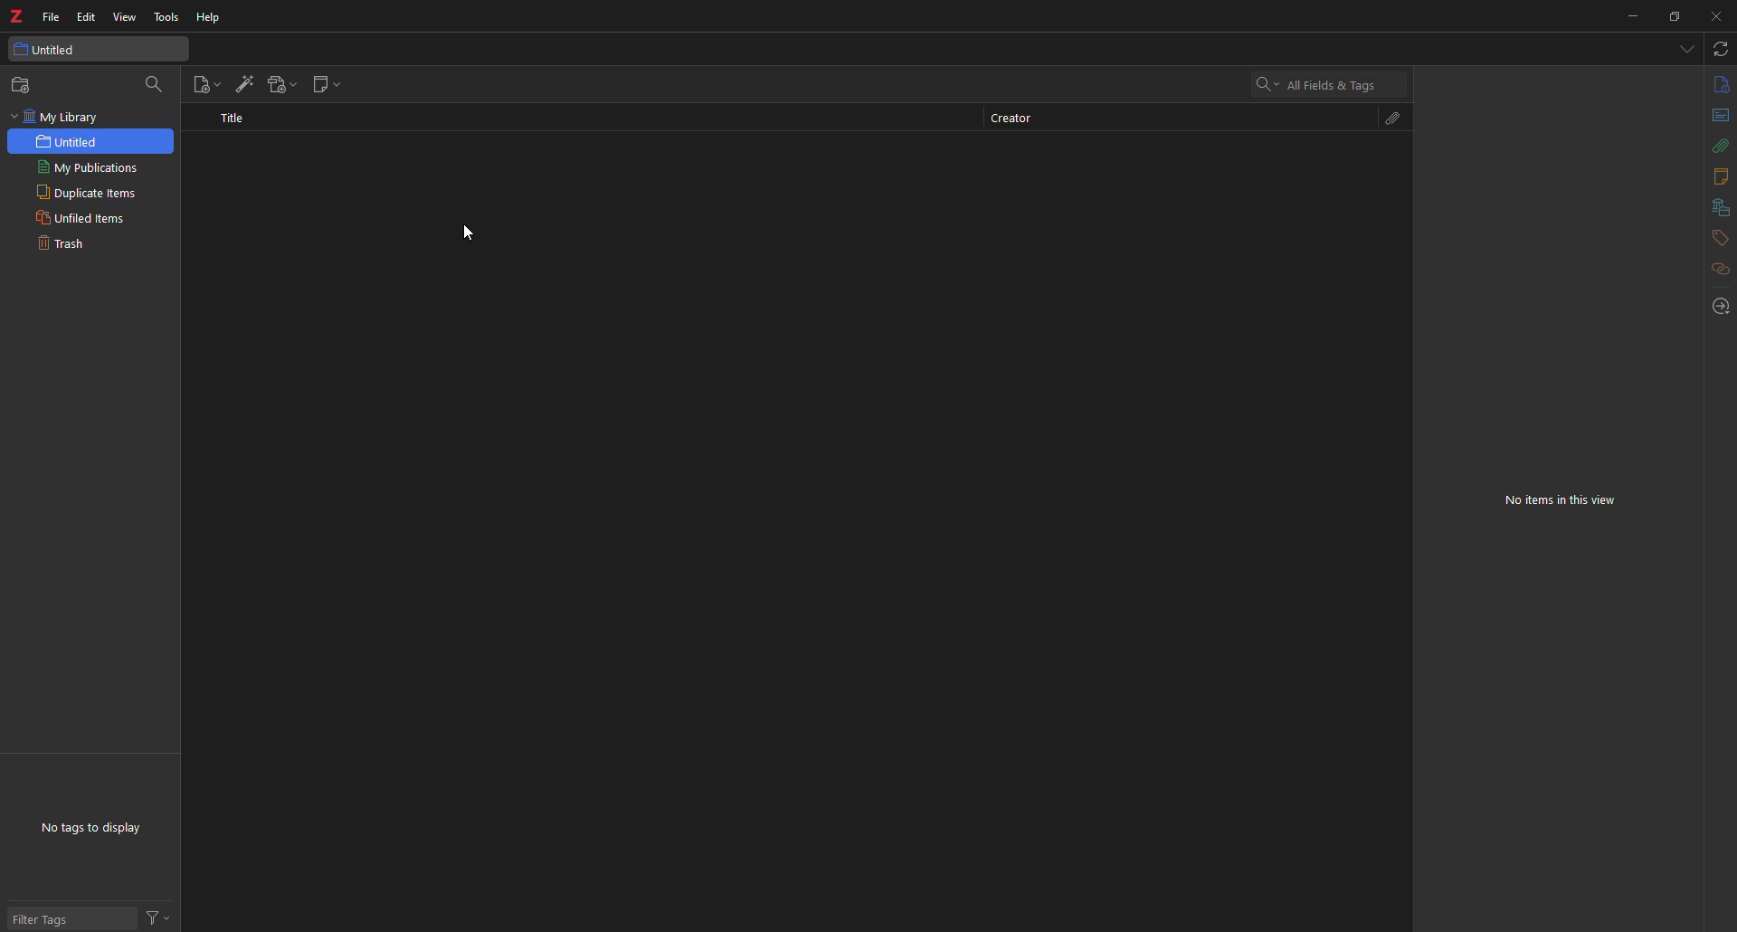  Describe the element at coordinates (1017, 118) in the screenshot. I see `creator` at that location.